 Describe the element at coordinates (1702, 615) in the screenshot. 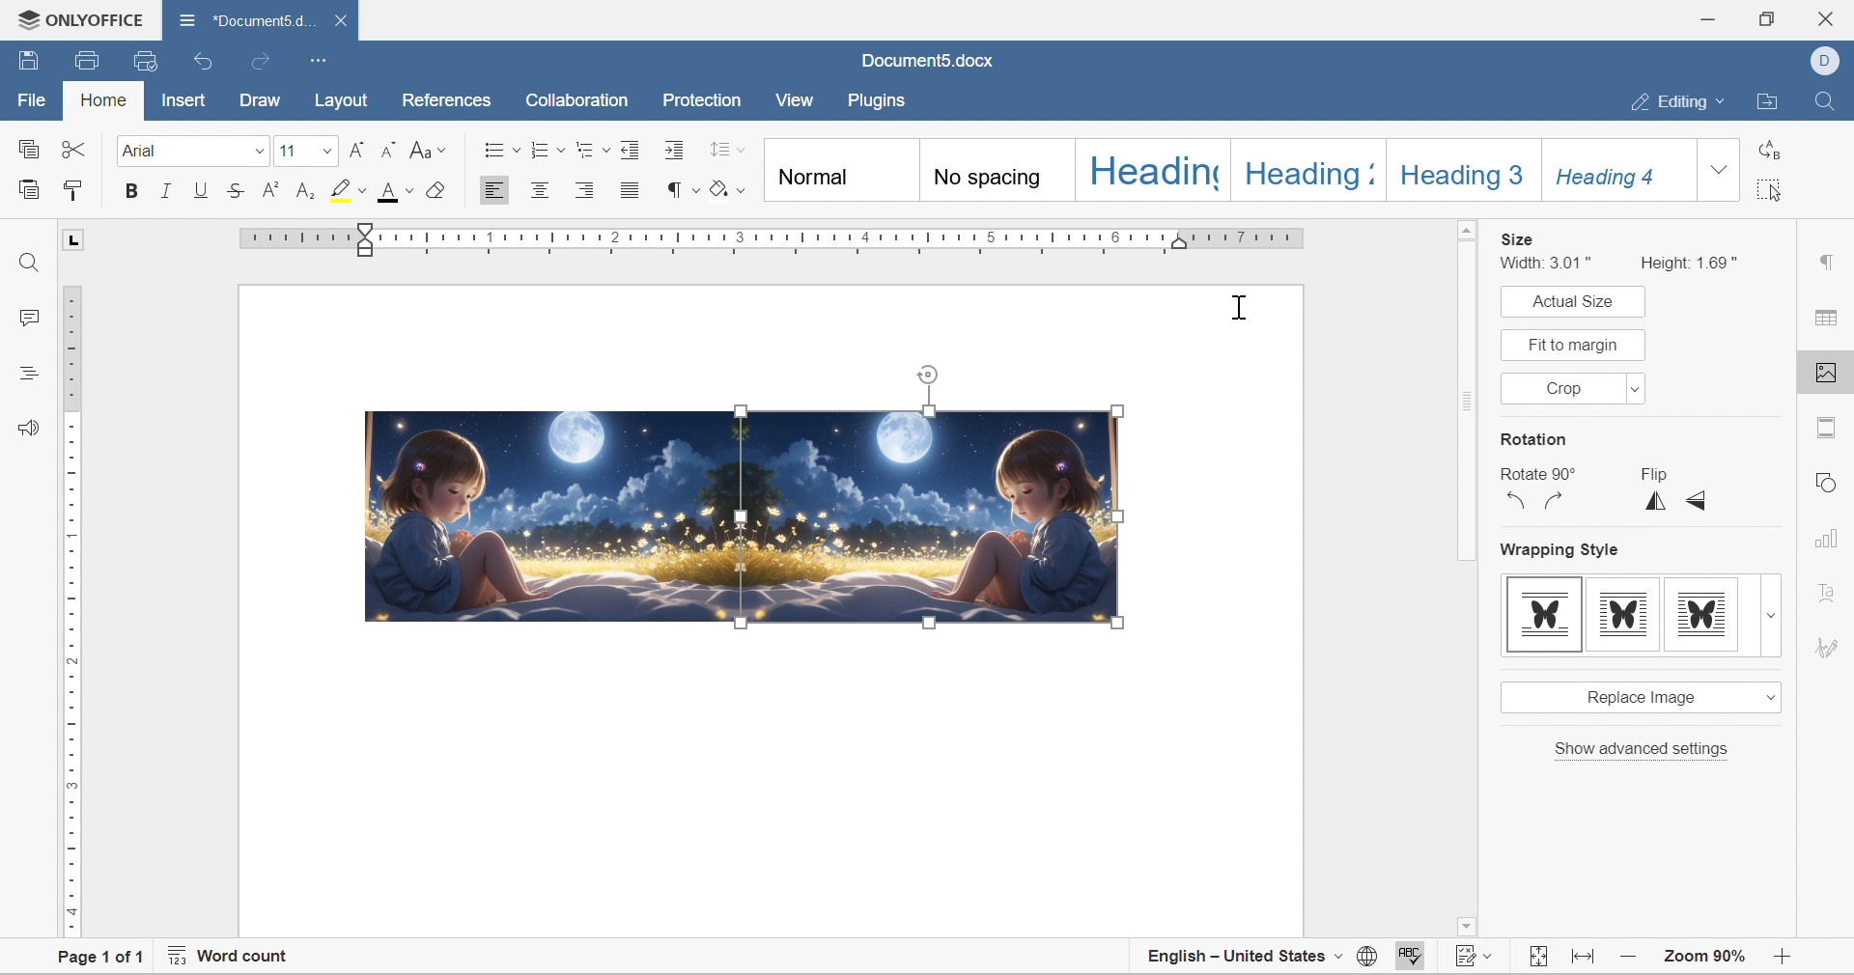

I see `tight` at that location.